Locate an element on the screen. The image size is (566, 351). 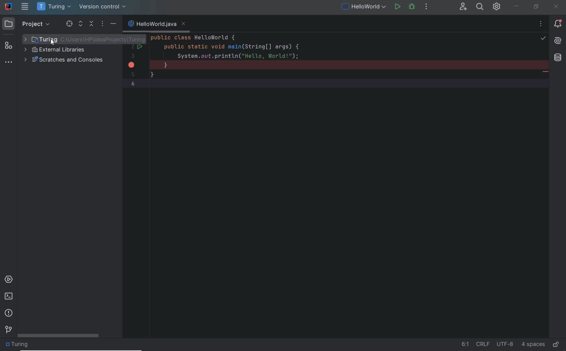
close tab is located at coordinates (184, 24).